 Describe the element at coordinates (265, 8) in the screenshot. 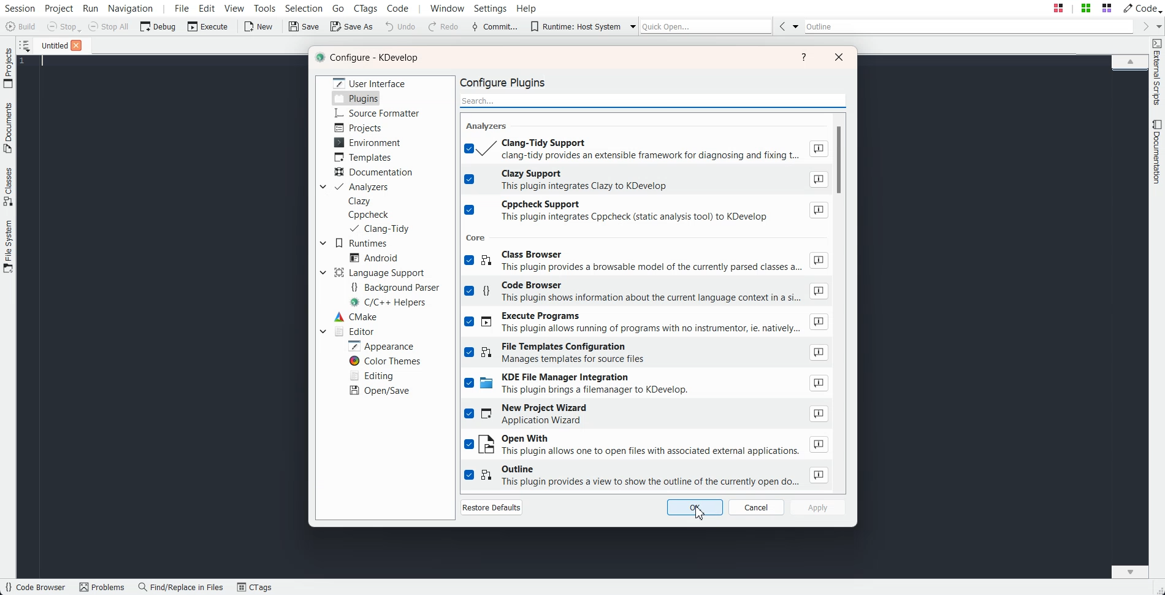

I see `Tools` at that location.